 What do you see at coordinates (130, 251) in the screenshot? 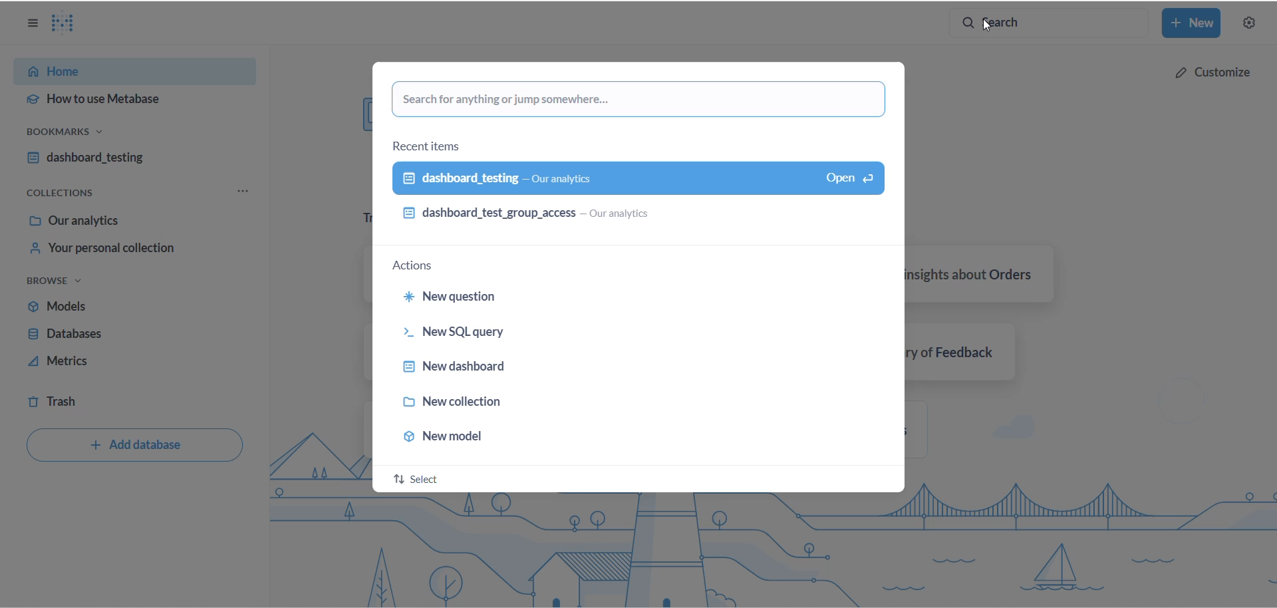
I see `personal collection` at bounding box center [130, 251].